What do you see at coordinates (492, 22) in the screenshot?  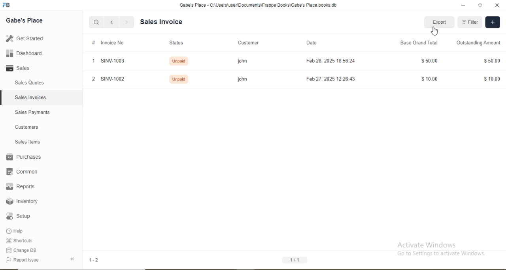 I see `add` at bounding box center [492, 22].